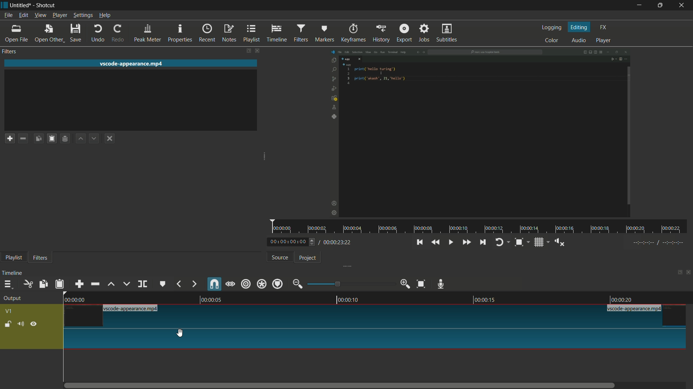 The image size is (693, 389). I want to click on overwrite, so click(126, 284).